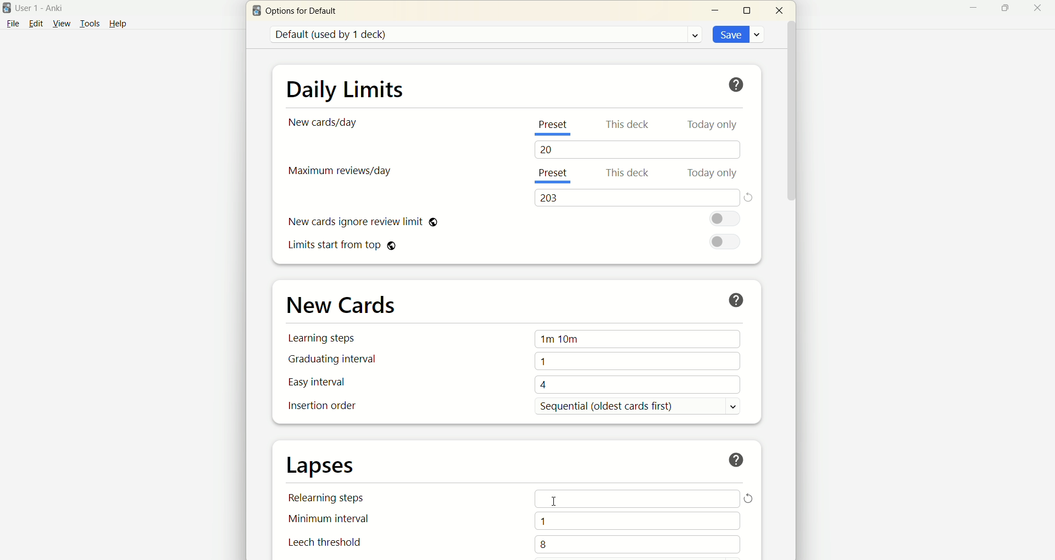  I want to click on view, so click(60, 24).